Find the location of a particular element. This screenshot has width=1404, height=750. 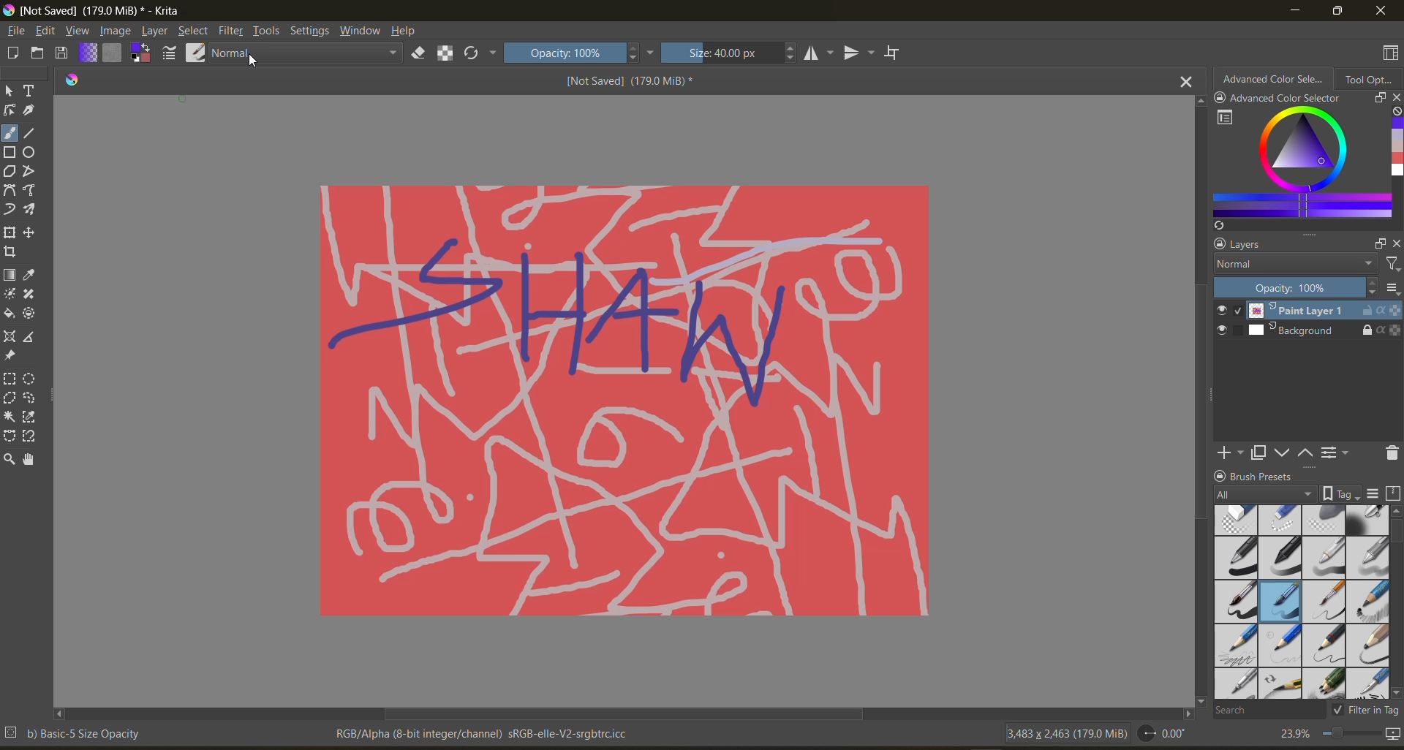

Contiguous selection tool is located at coordinates (10, 417).